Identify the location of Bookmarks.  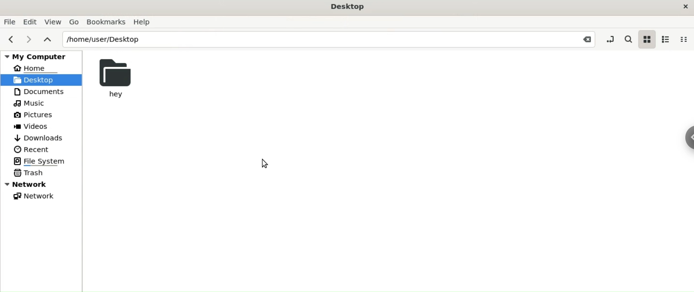
(108, 21).